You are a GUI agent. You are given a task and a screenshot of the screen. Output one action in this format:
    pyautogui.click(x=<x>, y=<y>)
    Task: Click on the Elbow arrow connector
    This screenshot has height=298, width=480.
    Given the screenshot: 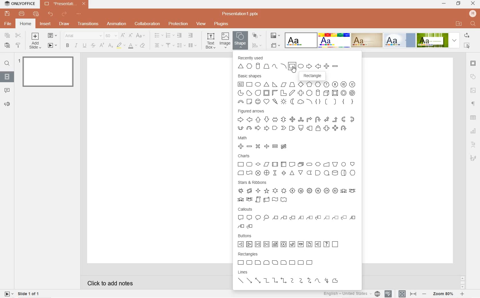 What is the action you would take?
    pyautogui.click(x=275, y=281)
    